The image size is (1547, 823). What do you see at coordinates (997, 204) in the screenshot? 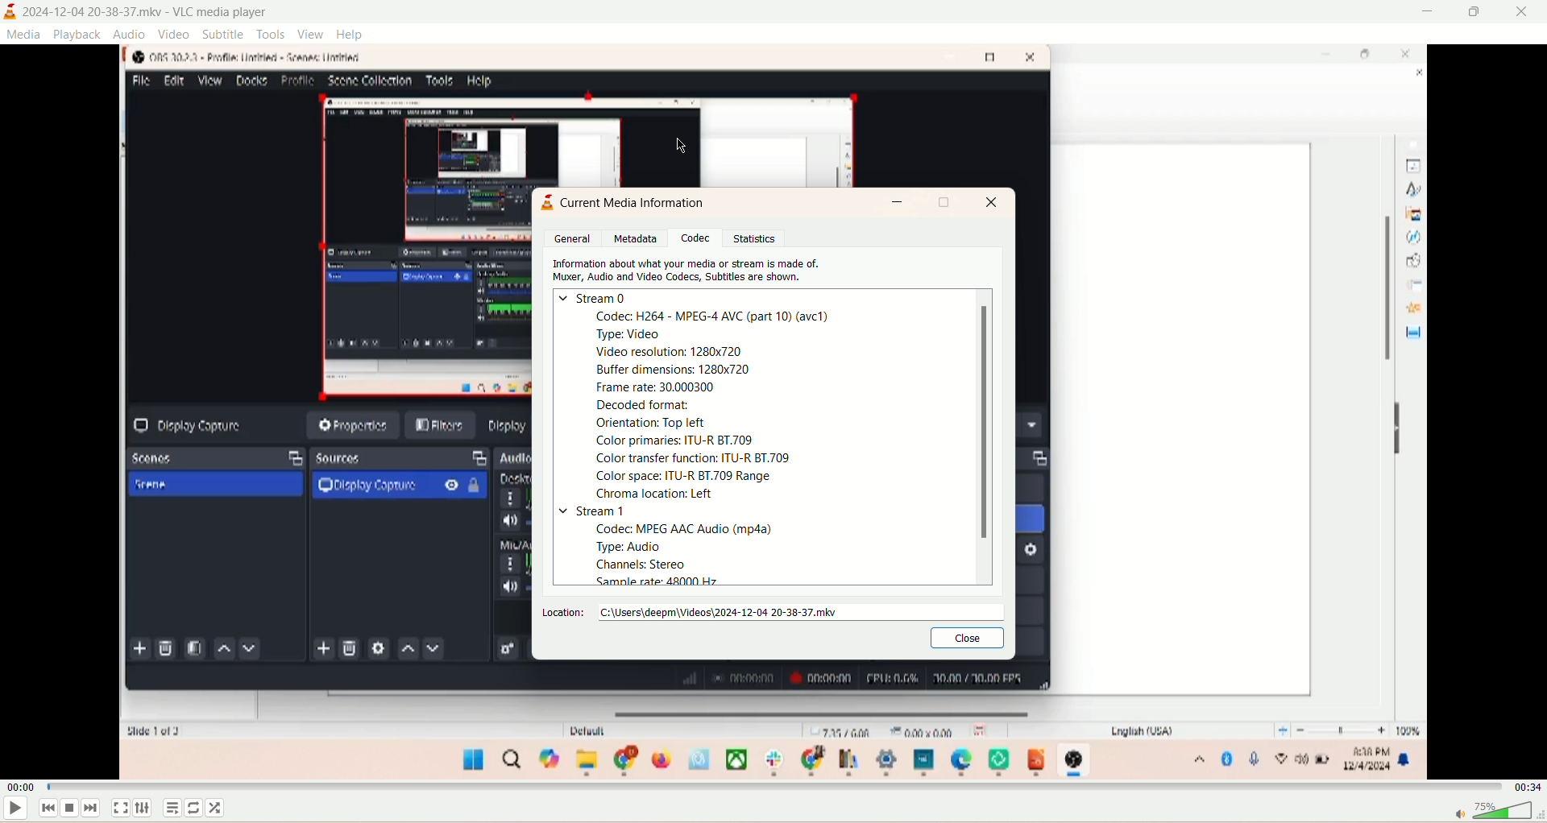
I see `close` at bounding box center [997, 204].